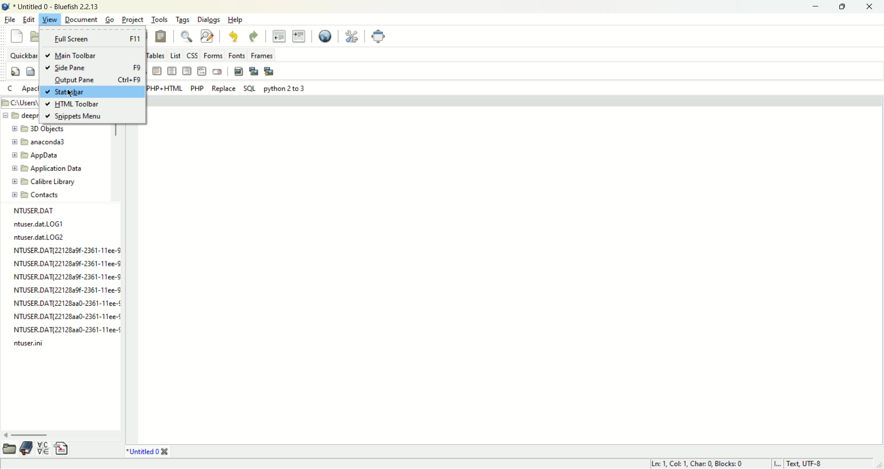 The height and width of the screenshot is (469, 884). What do you see at coordinates (201, 71) in the screenshot?
I see `html comment` at bounding box center [201, 71].